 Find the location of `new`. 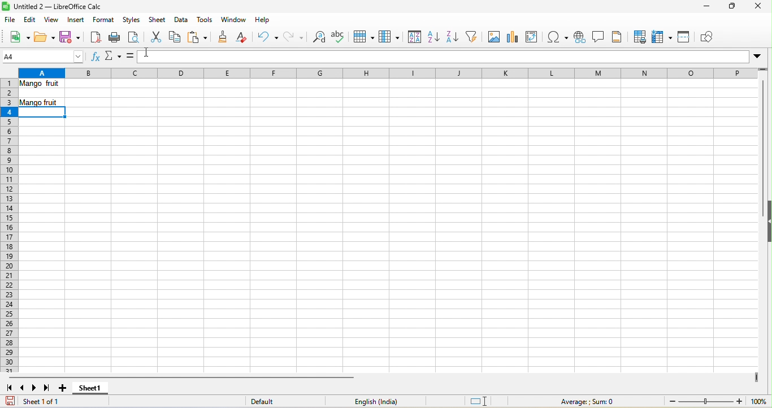

new is located at coordinates (18, 37).